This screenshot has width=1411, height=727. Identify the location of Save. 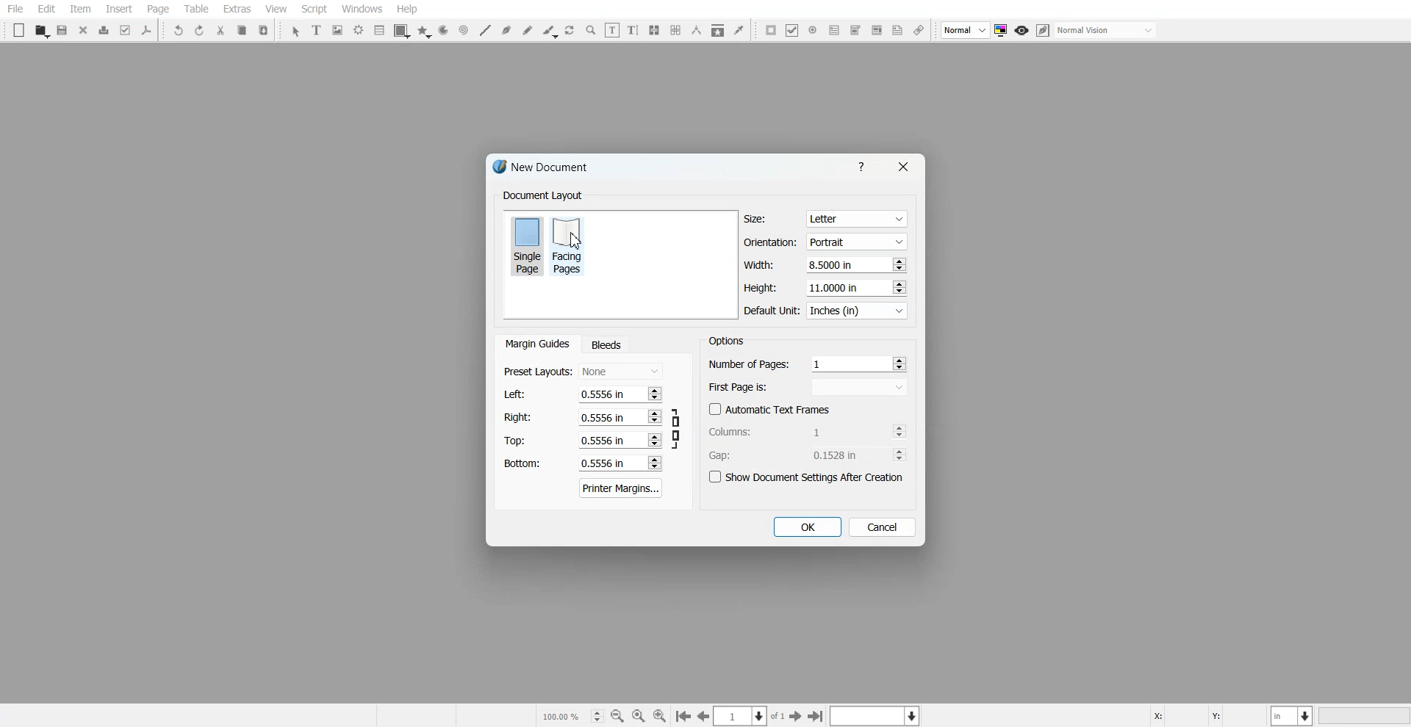
(63, 30).